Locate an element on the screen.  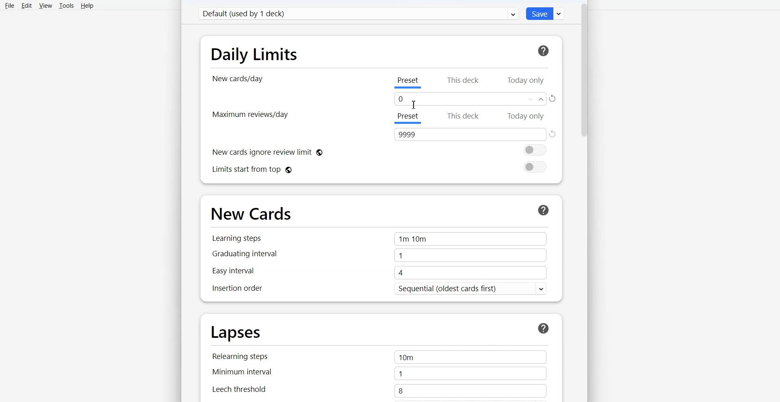
Default  is located at coordinates (358, 13).